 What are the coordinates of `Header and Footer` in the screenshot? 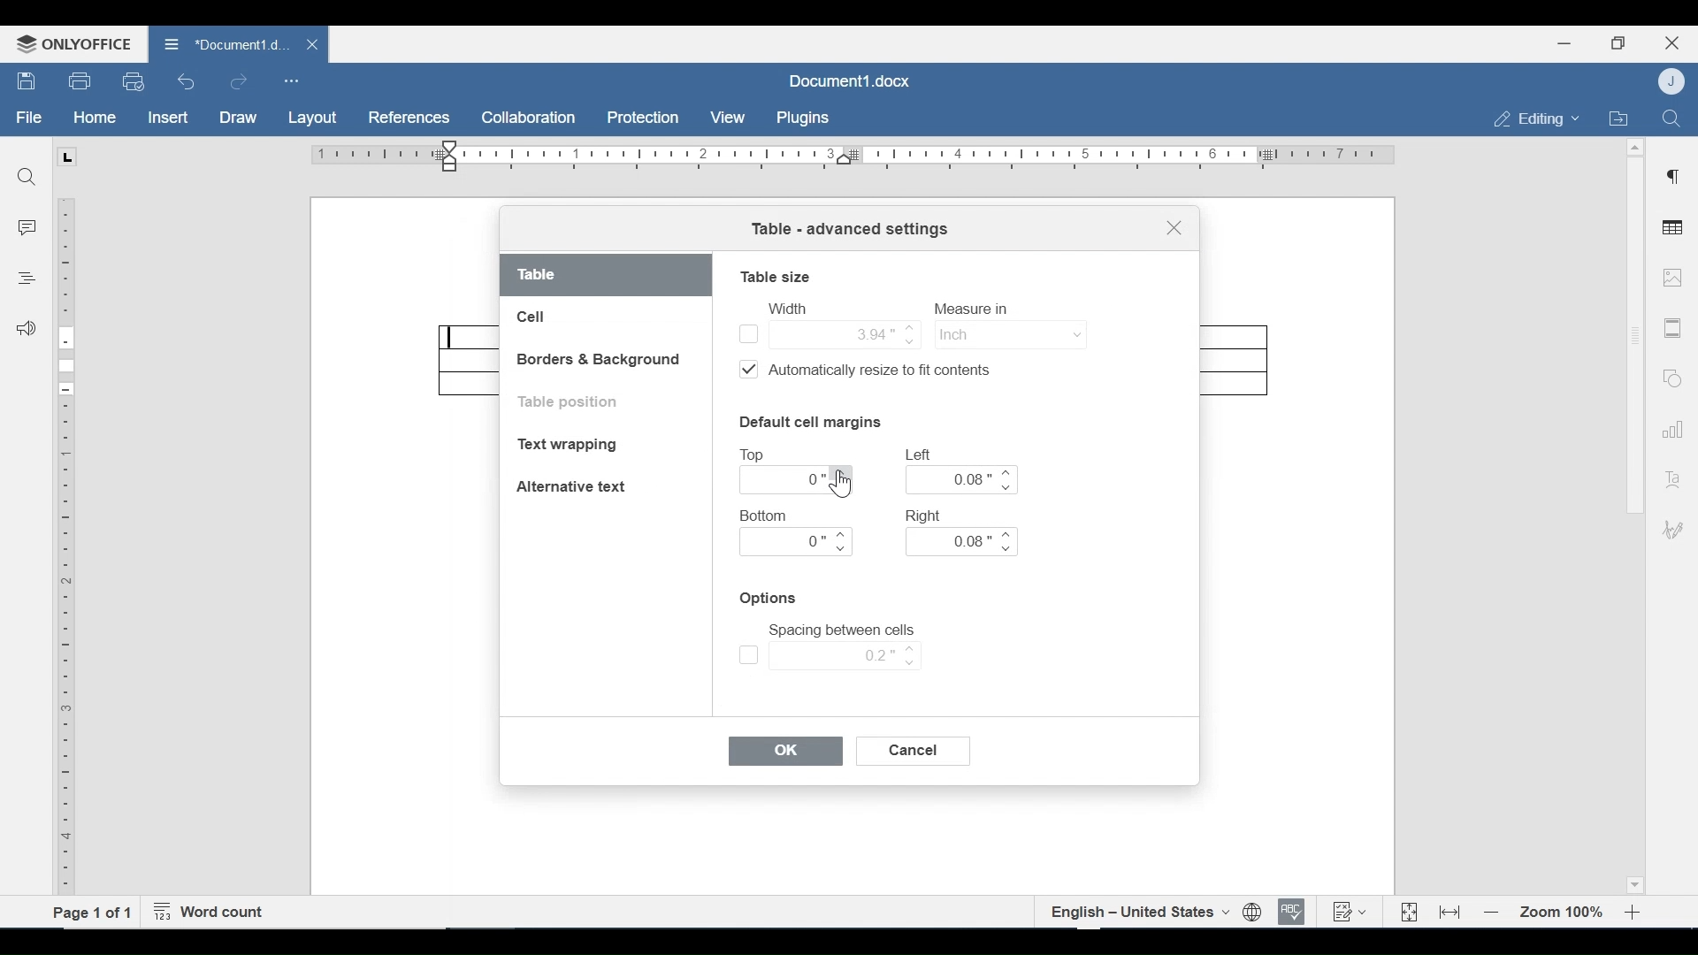 It's located at (1673, 329).